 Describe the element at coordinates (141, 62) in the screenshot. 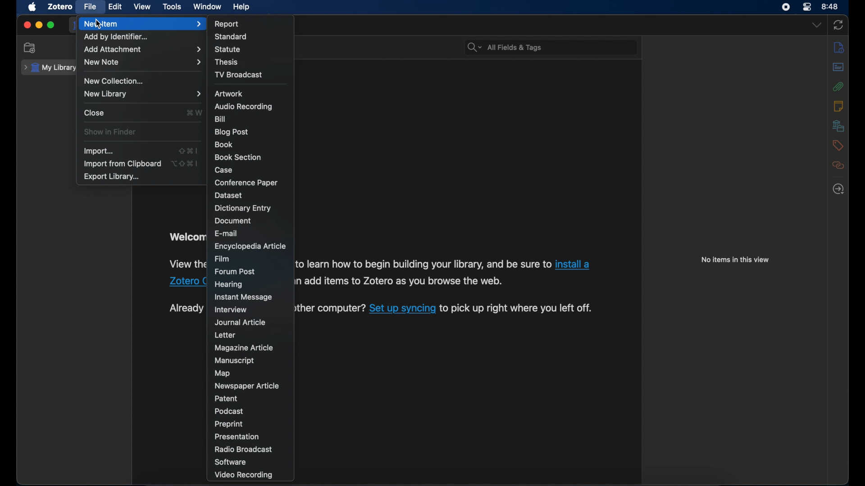

I see `new note` at that location.